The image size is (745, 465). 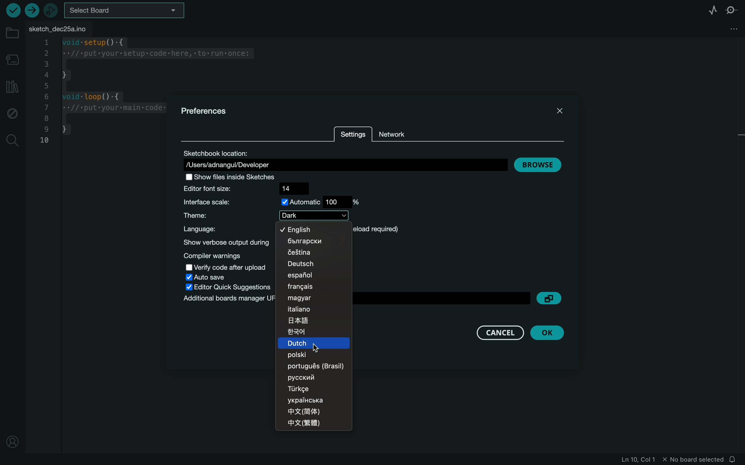 What do you see at coordinates (101, 93) in the screenshot?
I see `code` at bounding box center [101, 93].